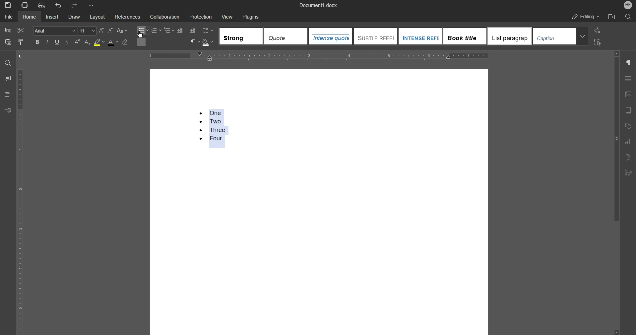 The image size is (636, 335). What do you see at coordinates (626, 16) in the screenshot?
I see `Search` at bounding box center [626, 16].